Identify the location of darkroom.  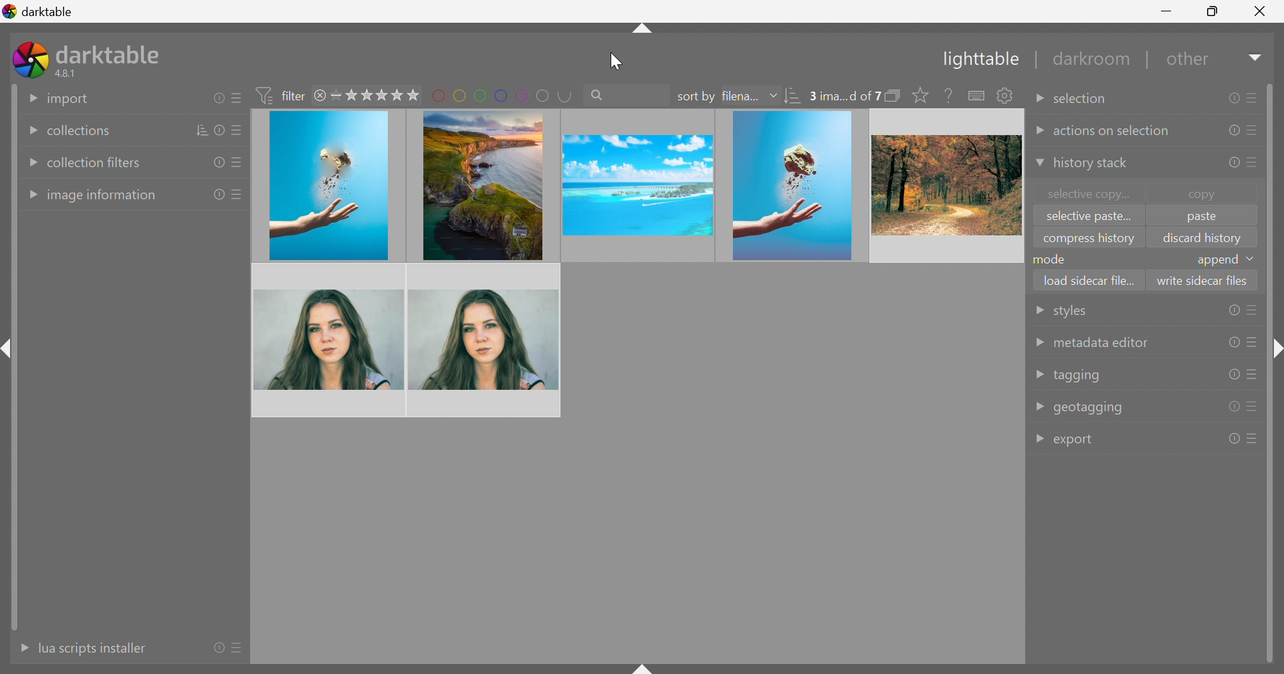
(1094, 60).